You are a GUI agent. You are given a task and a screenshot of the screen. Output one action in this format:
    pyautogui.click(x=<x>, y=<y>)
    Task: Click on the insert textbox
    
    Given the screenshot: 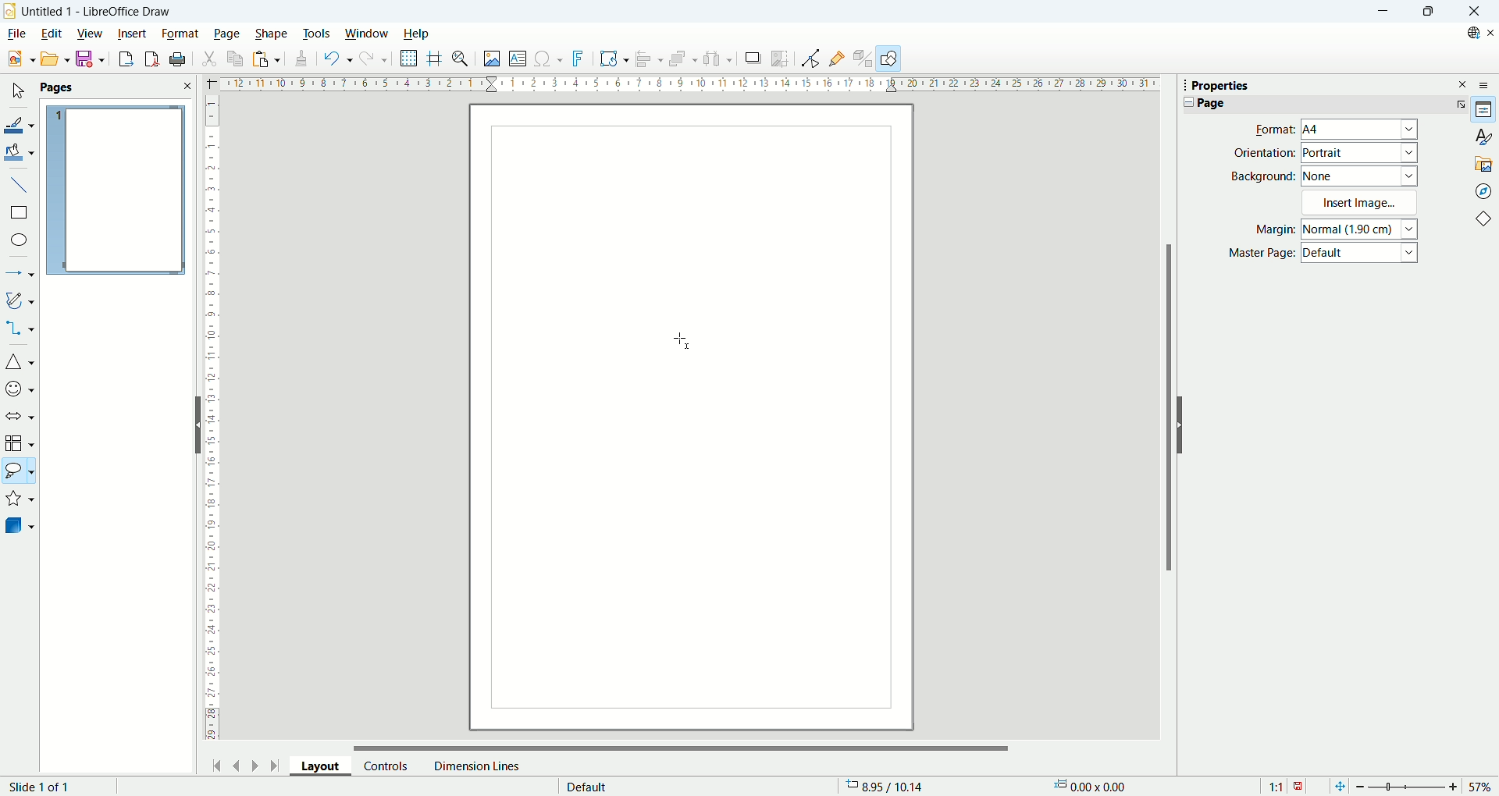 What is the action you would take?
    pyautogui.click(x=520, y=59)
    